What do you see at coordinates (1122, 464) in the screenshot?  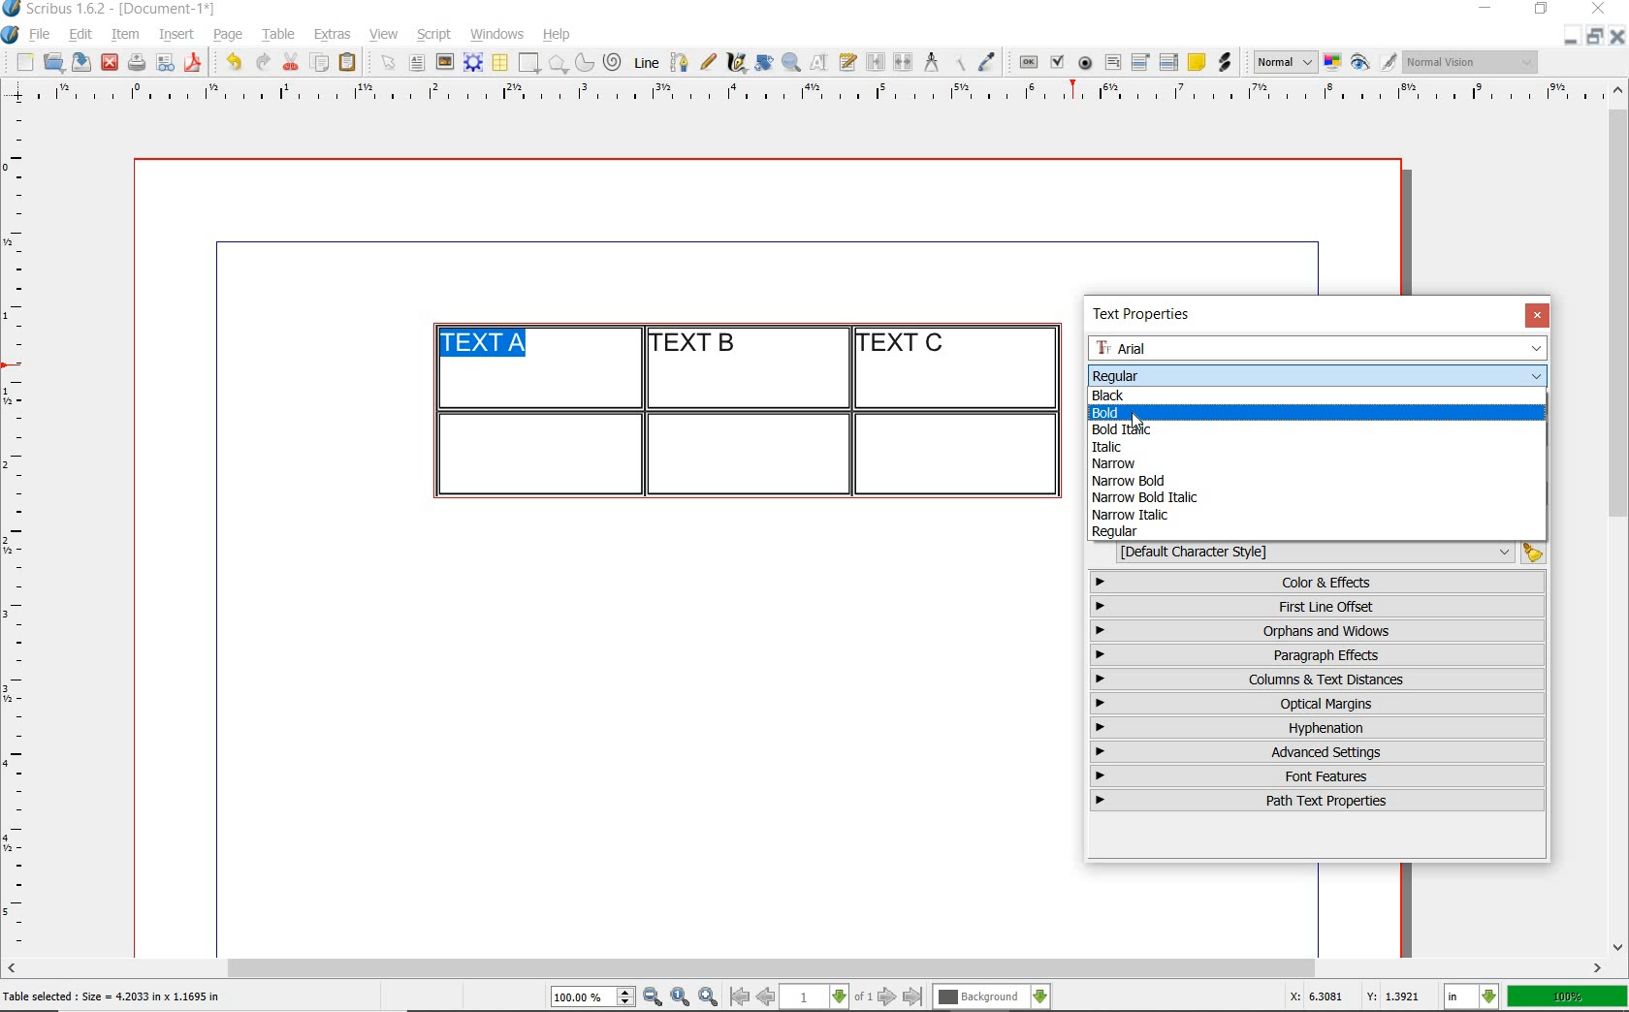 I see `narrow` at bounding box center [1122, 464].